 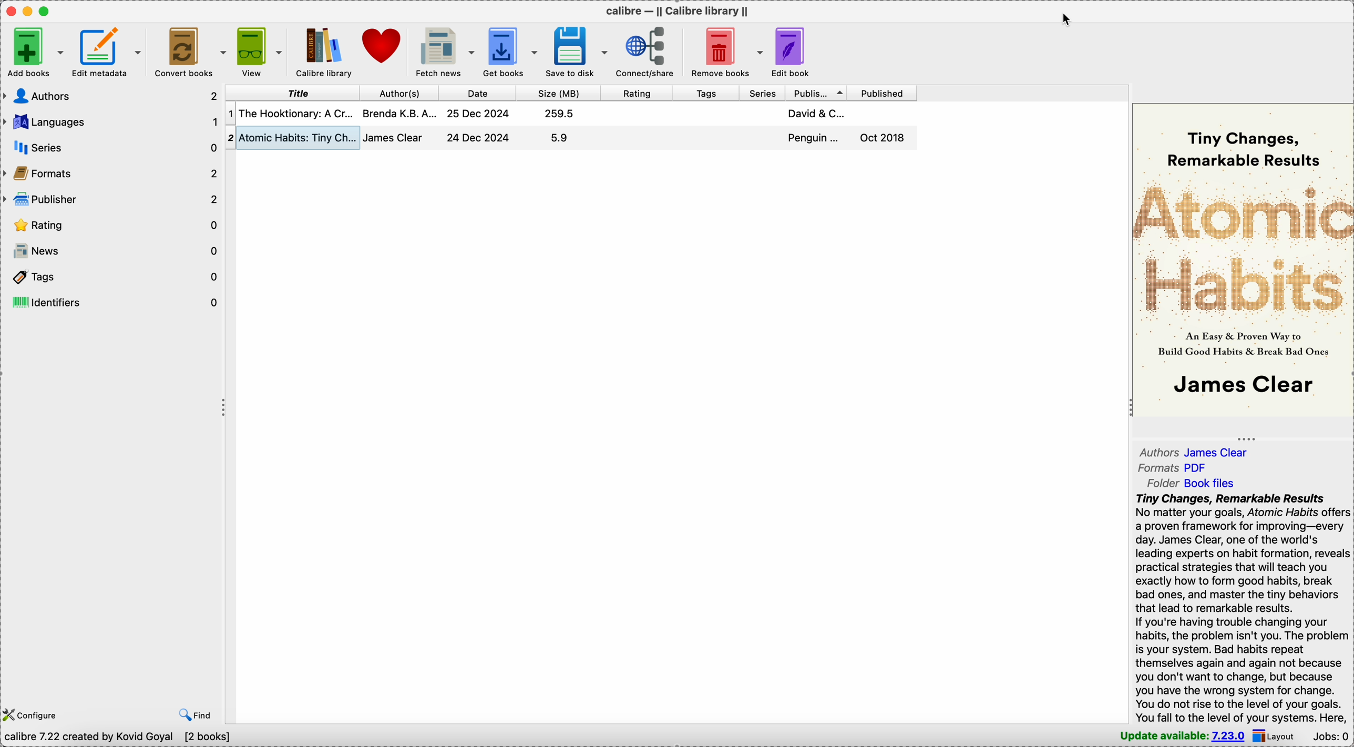 I want to click on cursor, so click(x=1067, y=19).